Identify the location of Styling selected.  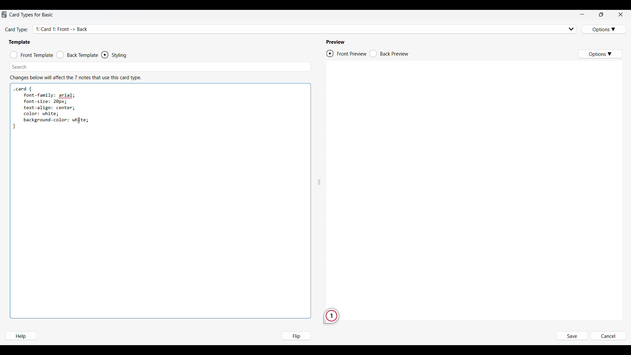
(105, 55).